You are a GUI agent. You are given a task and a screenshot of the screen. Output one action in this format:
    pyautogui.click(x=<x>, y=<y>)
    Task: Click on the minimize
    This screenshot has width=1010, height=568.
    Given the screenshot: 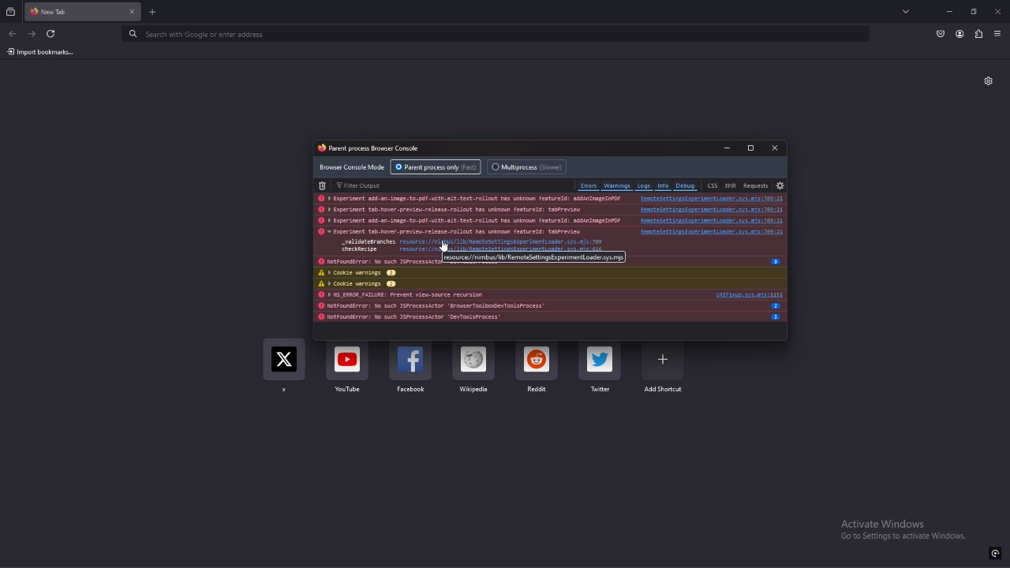 What is the action you would take?
    pyautogui.click(x=950, y=11)
    